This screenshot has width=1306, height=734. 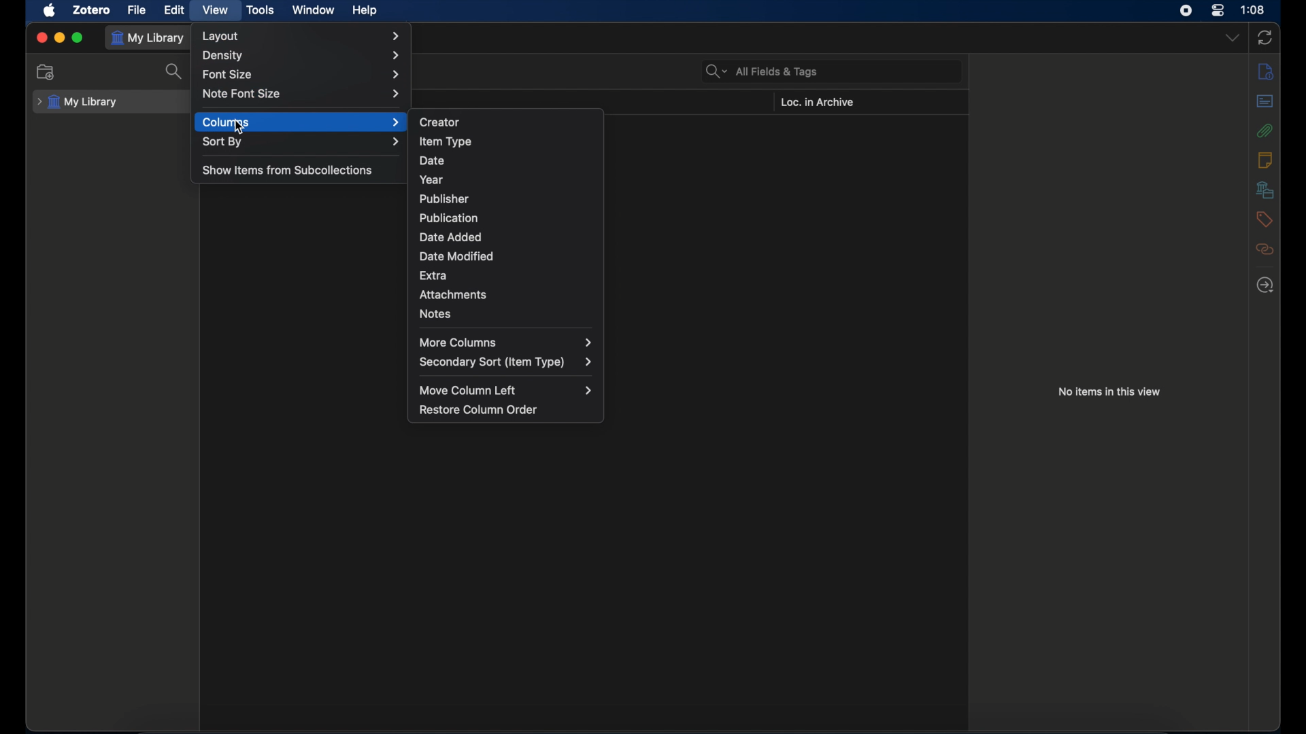 I want to click on density, so click(x=301, y=56).